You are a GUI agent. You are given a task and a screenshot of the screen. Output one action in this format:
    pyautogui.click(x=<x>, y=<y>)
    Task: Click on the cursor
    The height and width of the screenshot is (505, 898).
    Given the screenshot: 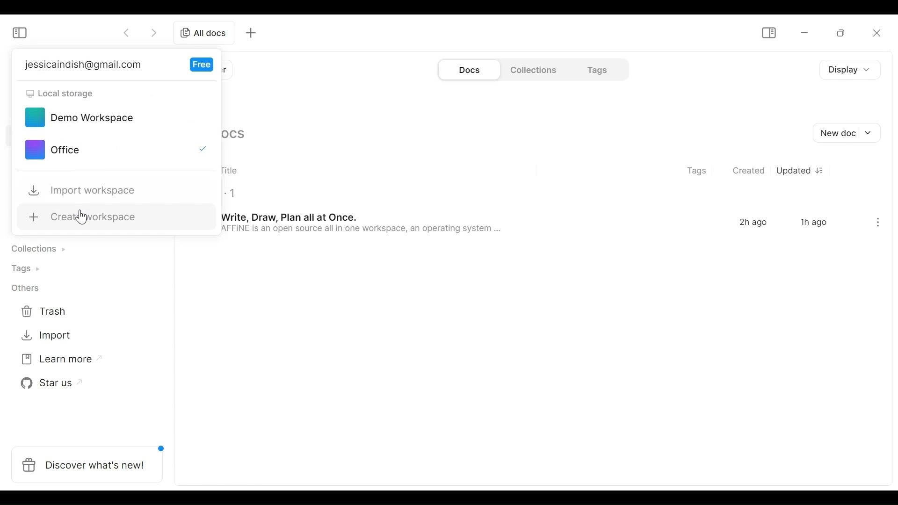 What is the action you would take?
    pyautogui.click(x=80, y=218)
    